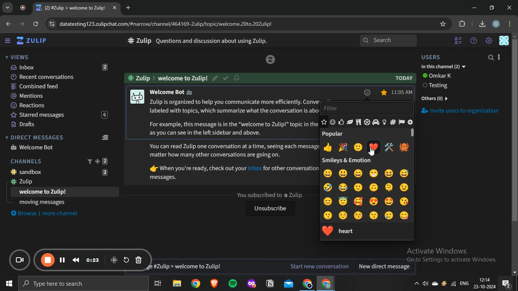 This screenshot has width=518, height=291. What do you see at coordinates (232, 284) in the screenshot?
I see `spotify` at bounding box center [232, 284].